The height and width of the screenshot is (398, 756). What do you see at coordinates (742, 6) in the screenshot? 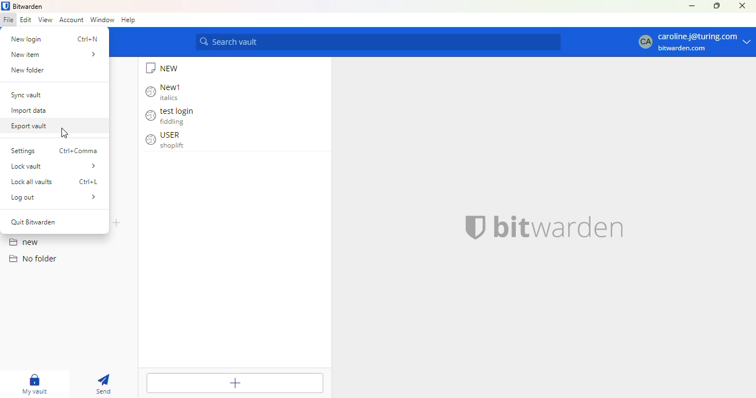
I see `close` at bounding box center [742, 6].